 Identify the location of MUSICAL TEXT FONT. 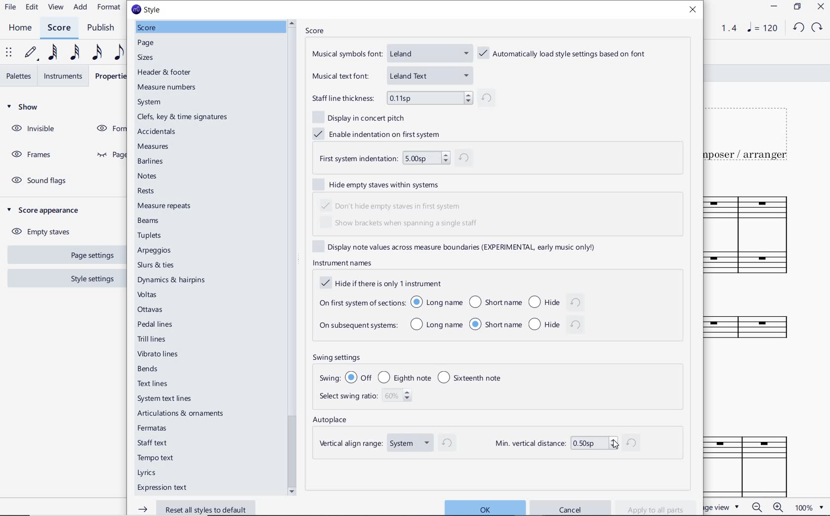
(391, 75).